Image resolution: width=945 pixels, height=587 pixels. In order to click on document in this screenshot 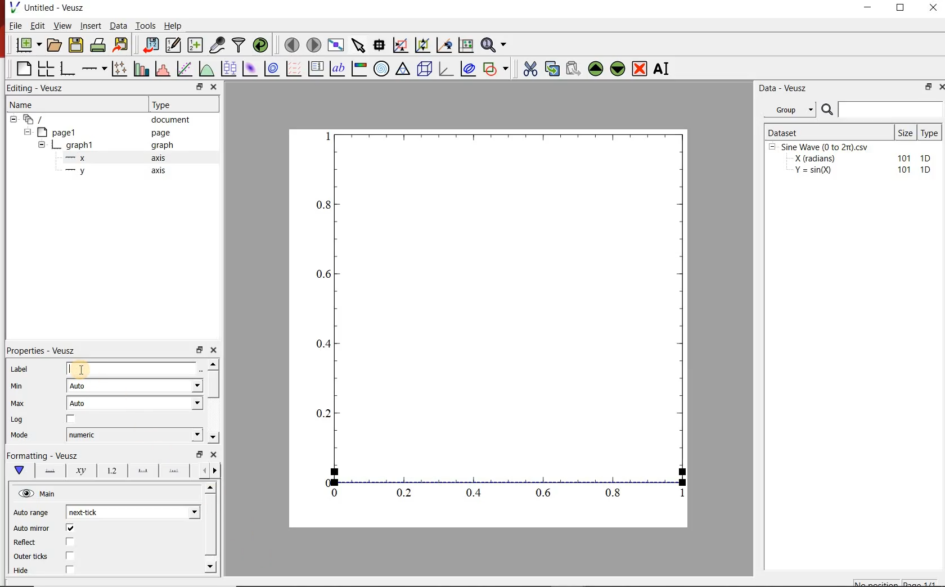, I will do `click(171, 120)`.